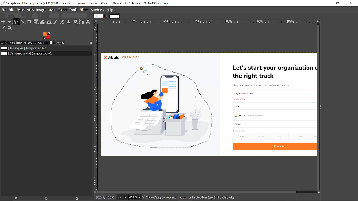 The height and width of the screenshot is (201, 358). Describe the element at coordinates (75, 22) in the screenshot. I see `Smudge tool` at that location.